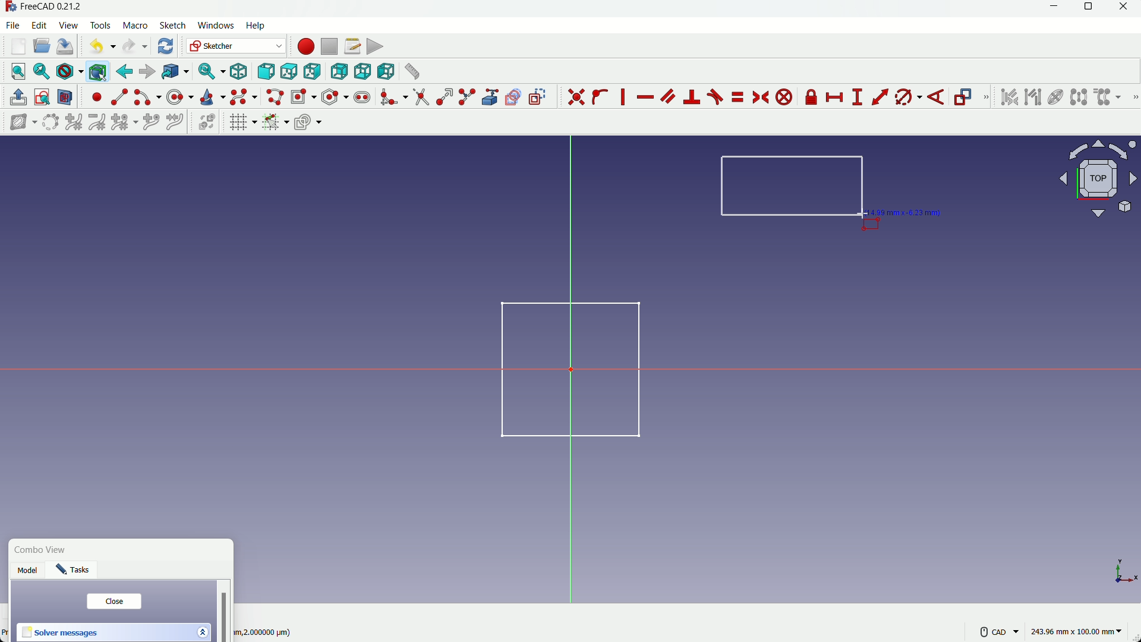 This screenshot has width=1141, height=642. What do you see at coordinates (40, 24) in the screenshot?
I see `edit menu` at bounding box center [40, 24].